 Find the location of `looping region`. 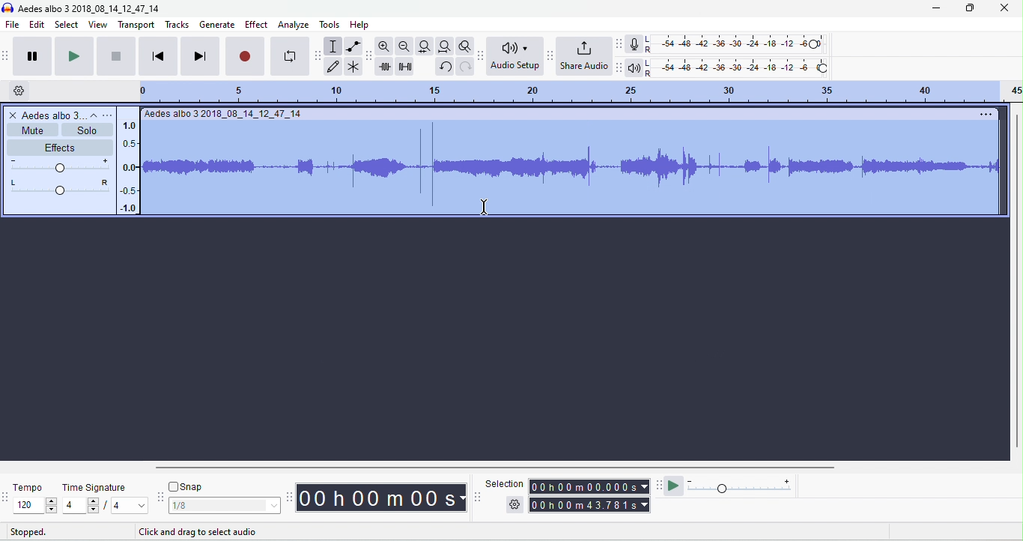

looping region is located at coordinates (580, 94).